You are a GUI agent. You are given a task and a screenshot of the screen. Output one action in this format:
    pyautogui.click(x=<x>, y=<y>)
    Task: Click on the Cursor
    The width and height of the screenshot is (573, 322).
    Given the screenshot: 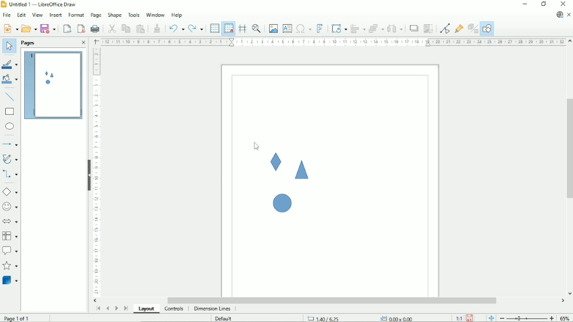 What is the action you would take?
    pyautogui.click(x=257, y=147)
    